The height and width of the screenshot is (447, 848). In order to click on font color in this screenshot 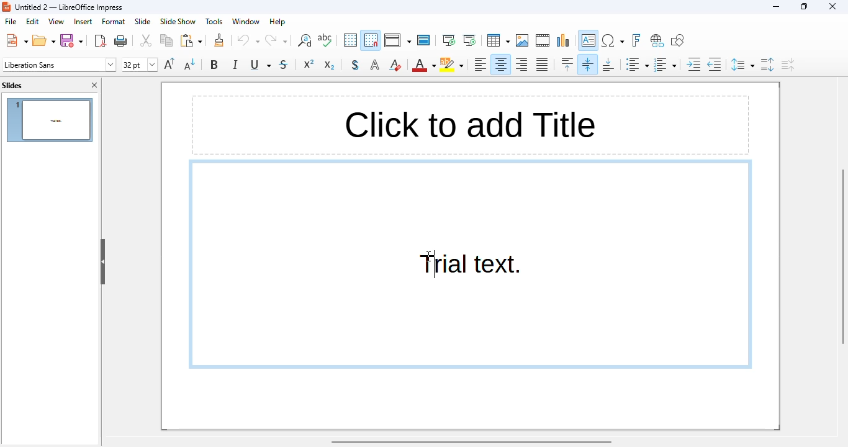, I will do `click(423, 66)`.